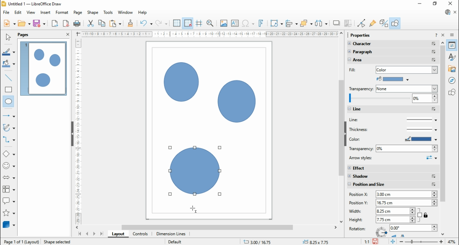 This screenshot has height=245, width=459. Describe the element at coordinates (44, 68) in the screenshot. I see `page 1` at that location.